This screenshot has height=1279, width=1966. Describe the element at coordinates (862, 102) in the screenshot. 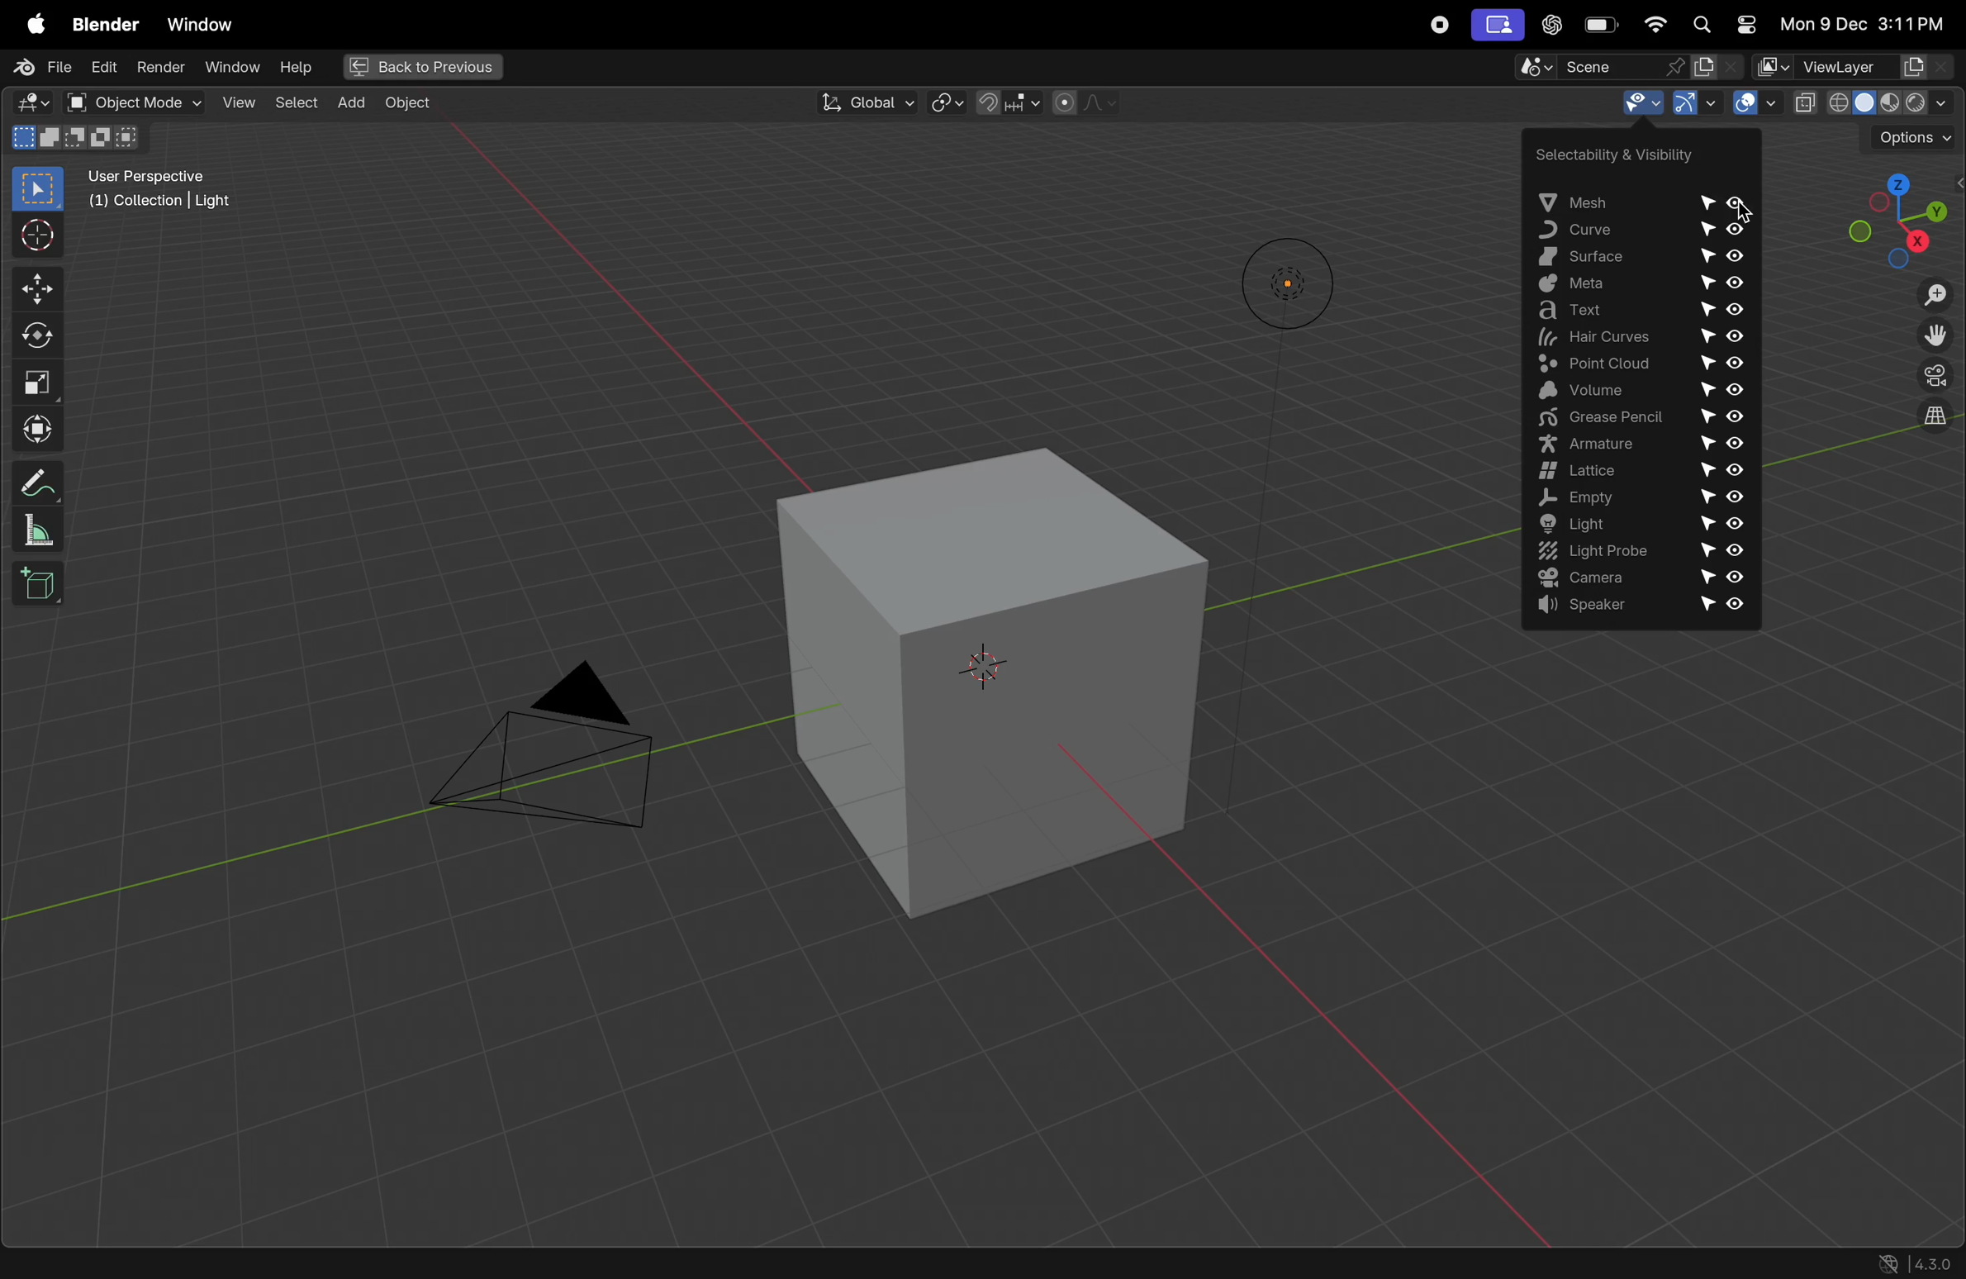

I see `global` at that location.